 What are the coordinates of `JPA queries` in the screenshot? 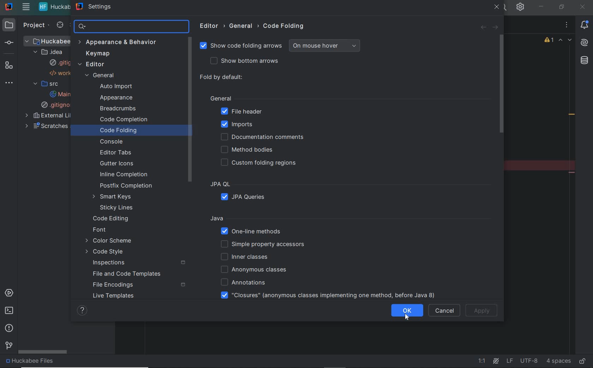 It's located at (247, 198).